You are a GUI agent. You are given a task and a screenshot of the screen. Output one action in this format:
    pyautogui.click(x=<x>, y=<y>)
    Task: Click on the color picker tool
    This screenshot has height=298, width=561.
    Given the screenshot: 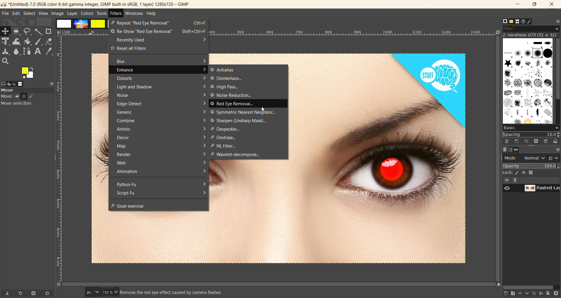 What is the action you would take?
    pyautogui.click(x=50, y=52)
    